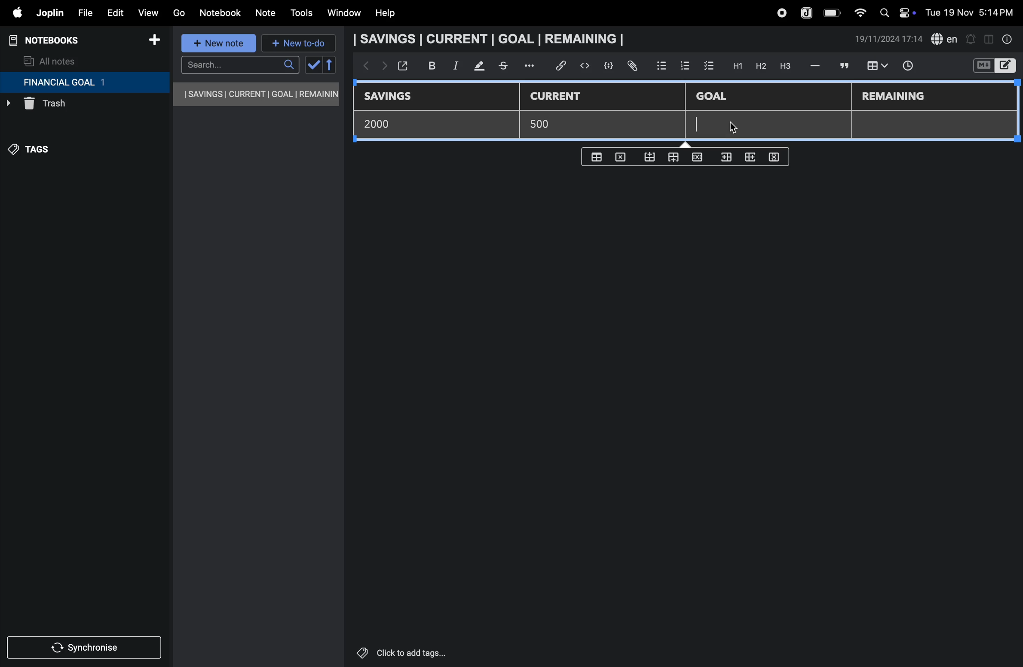 This screenshot has width=1023, height=667. I want to click on info, so click(1008, 39).